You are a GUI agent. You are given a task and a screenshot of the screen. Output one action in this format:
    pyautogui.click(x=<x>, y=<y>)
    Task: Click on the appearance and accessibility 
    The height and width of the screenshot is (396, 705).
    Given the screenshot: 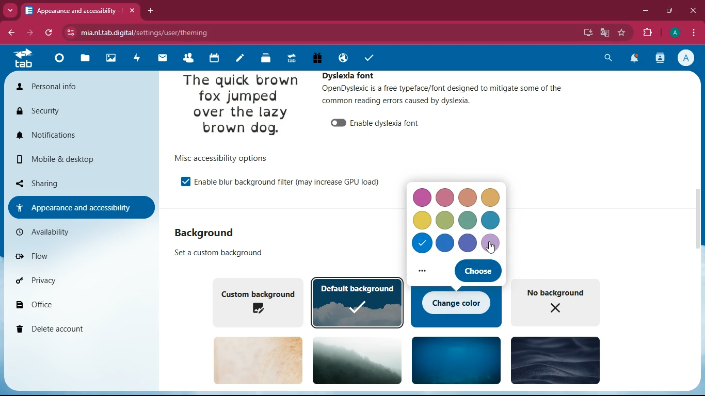 What is the action you would take?
    pyautogui.click(x=80, y=207)
    